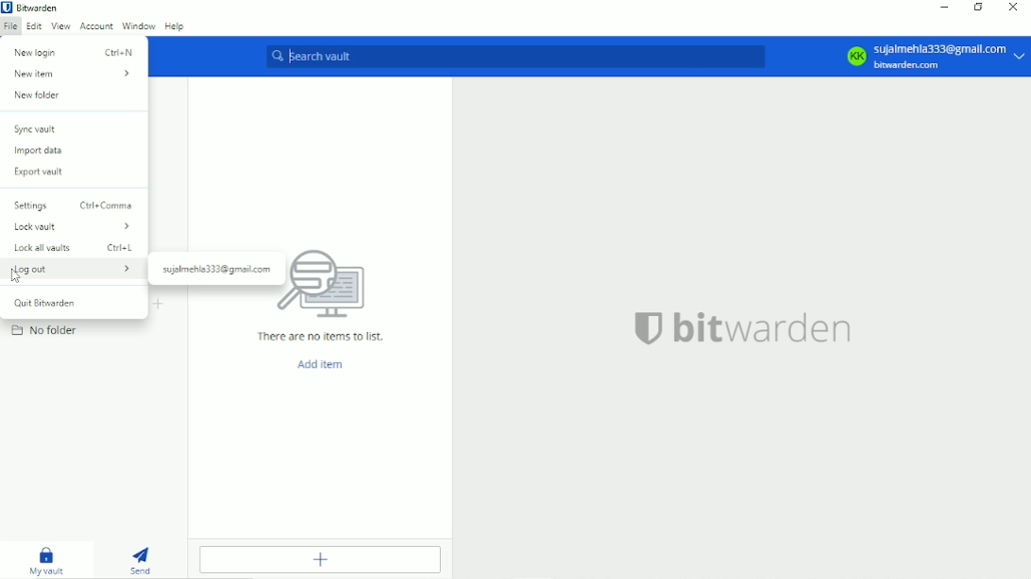 The width and height of the screenshot is (1031, 579). I want to click on Add item, so click(323, 365).